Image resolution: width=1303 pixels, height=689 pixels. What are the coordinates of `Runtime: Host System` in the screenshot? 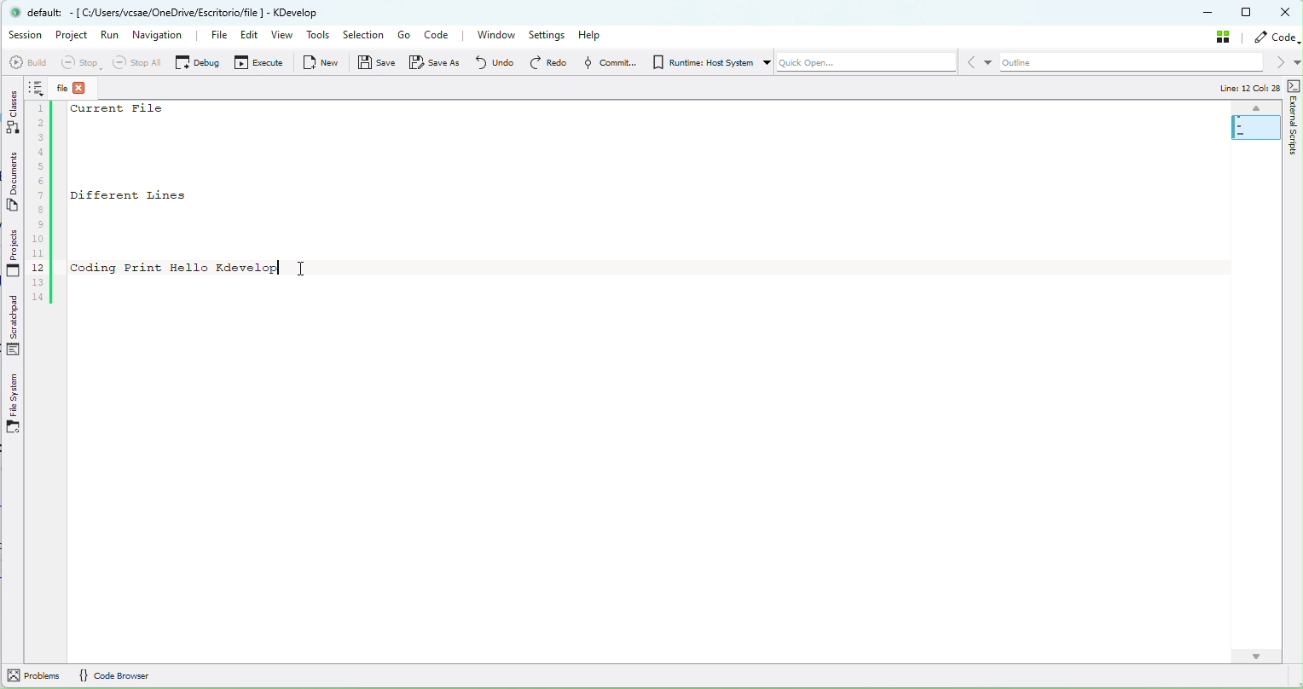 It's located at (701, 62).